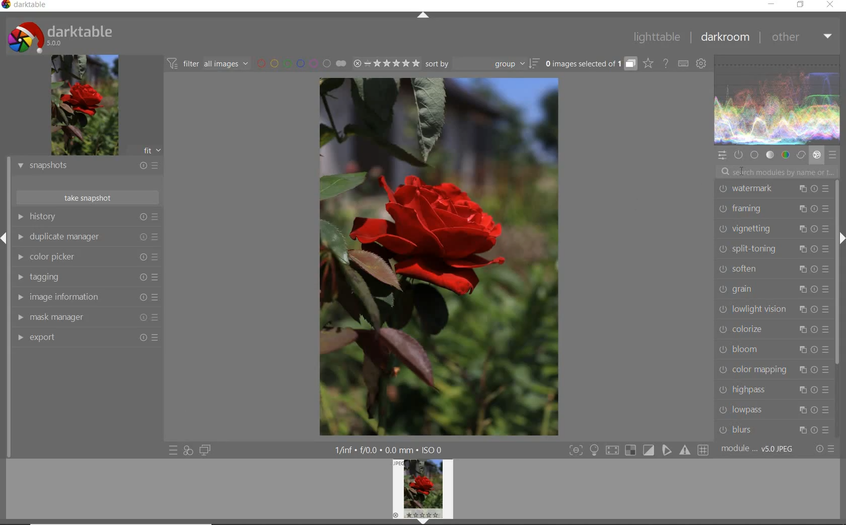  I want to click on soften, so click(771, 268).